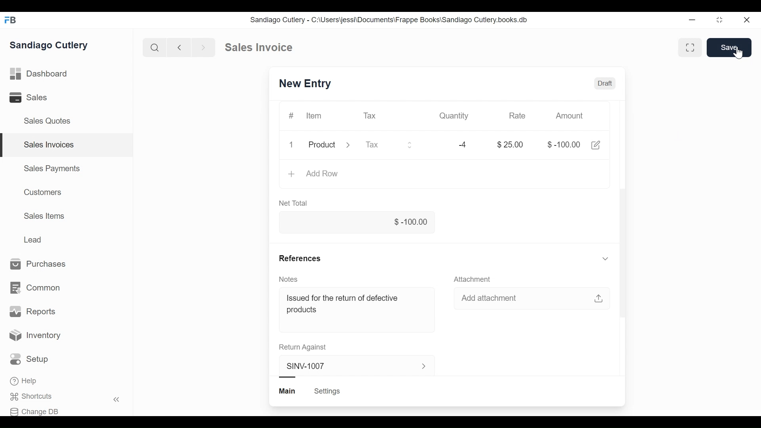 The width and height of the screenshot is (761, 428). What do you see at coordinates (35, 411) in the screenshot?
I see ` Change DB` at bounding box center [35, 411].